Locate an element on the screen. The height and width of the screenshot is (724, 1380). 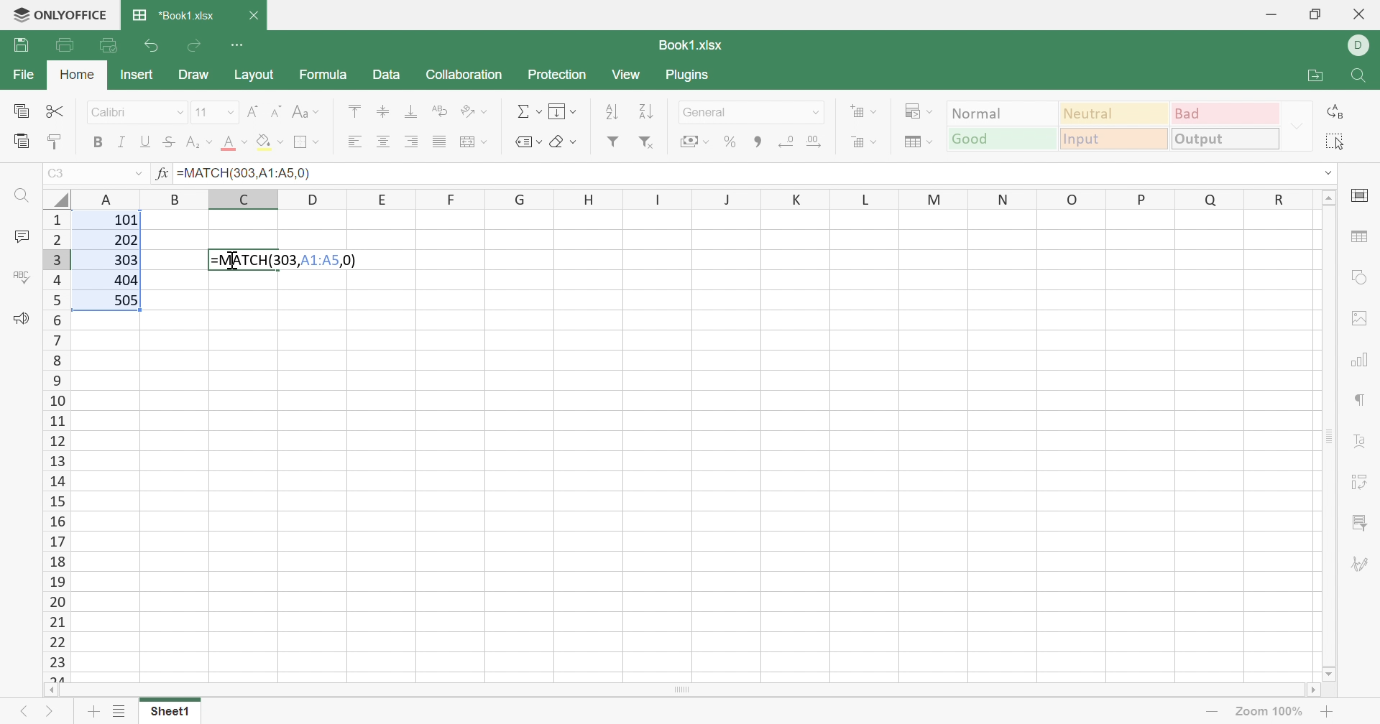
Save is located at coordinates (21, 47).